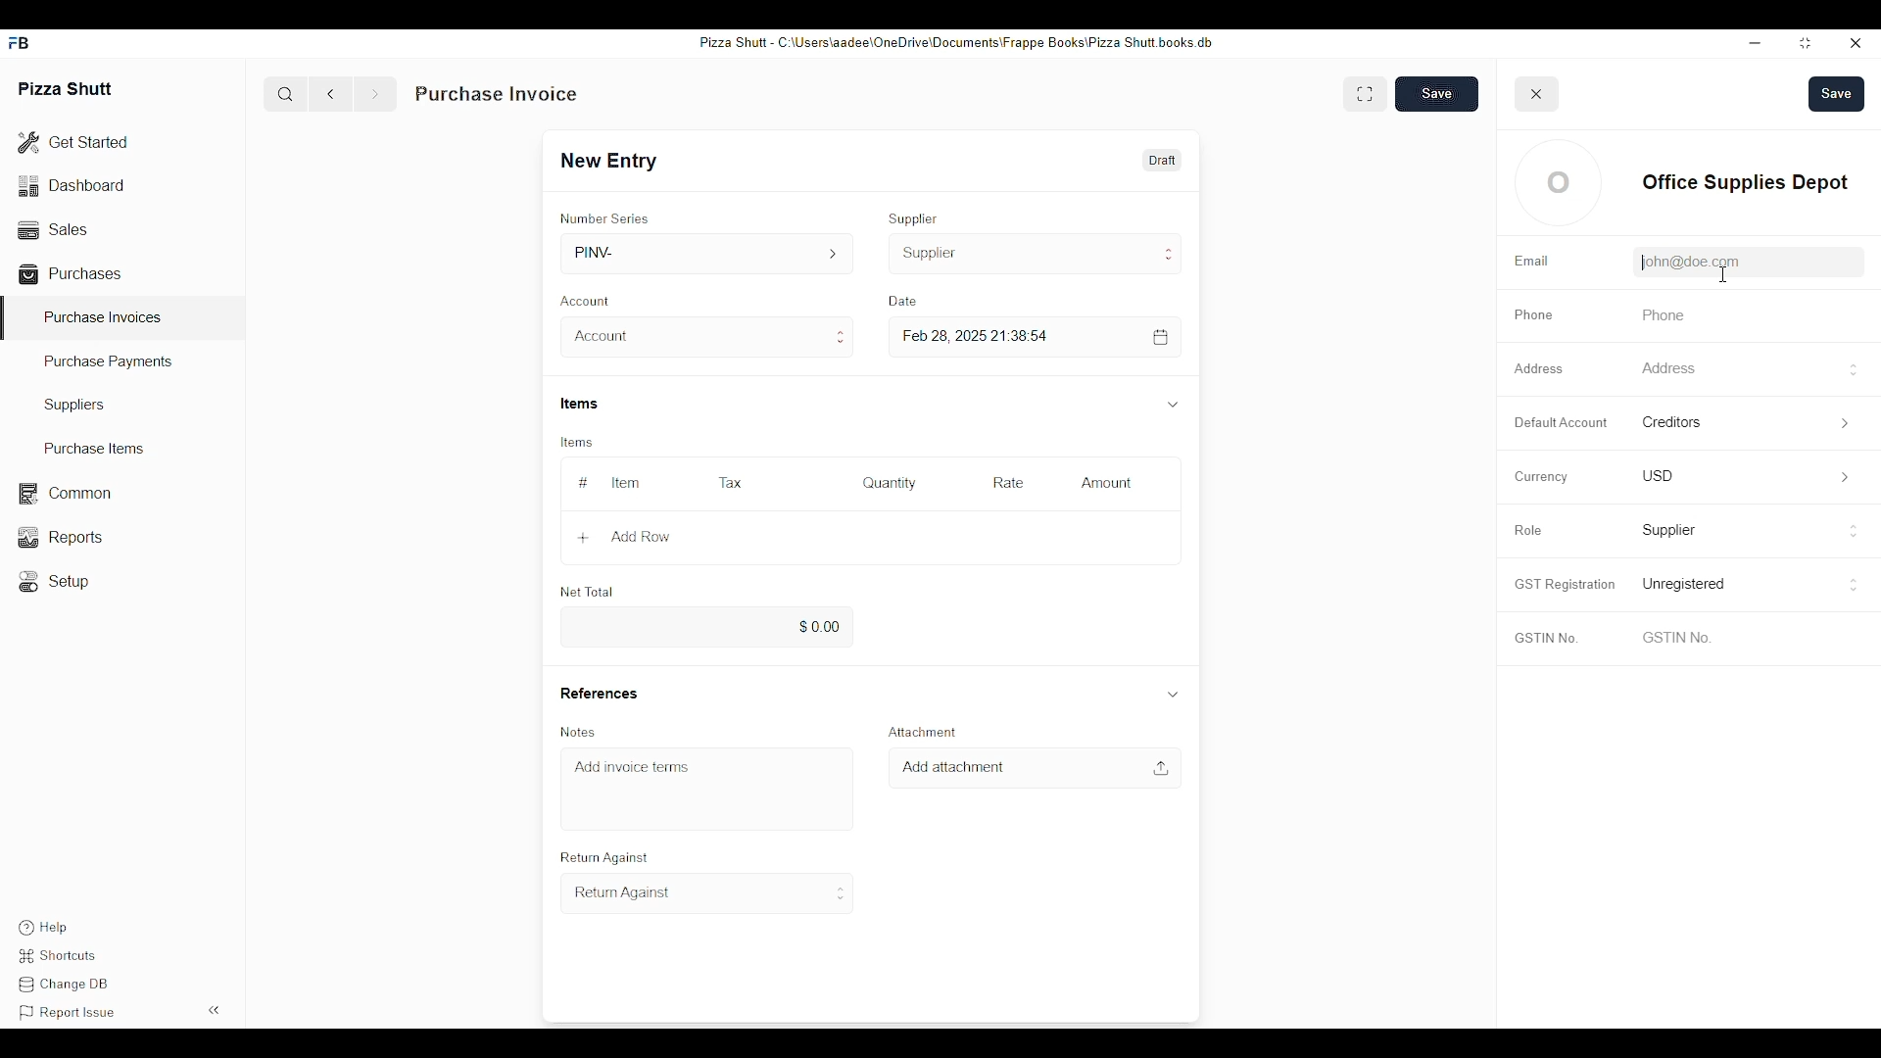 The width and height of the screenshot is (1881, 1058). Describe the element at coordinates (1109, 483) in the screenshot. I see `Amount` at that location.